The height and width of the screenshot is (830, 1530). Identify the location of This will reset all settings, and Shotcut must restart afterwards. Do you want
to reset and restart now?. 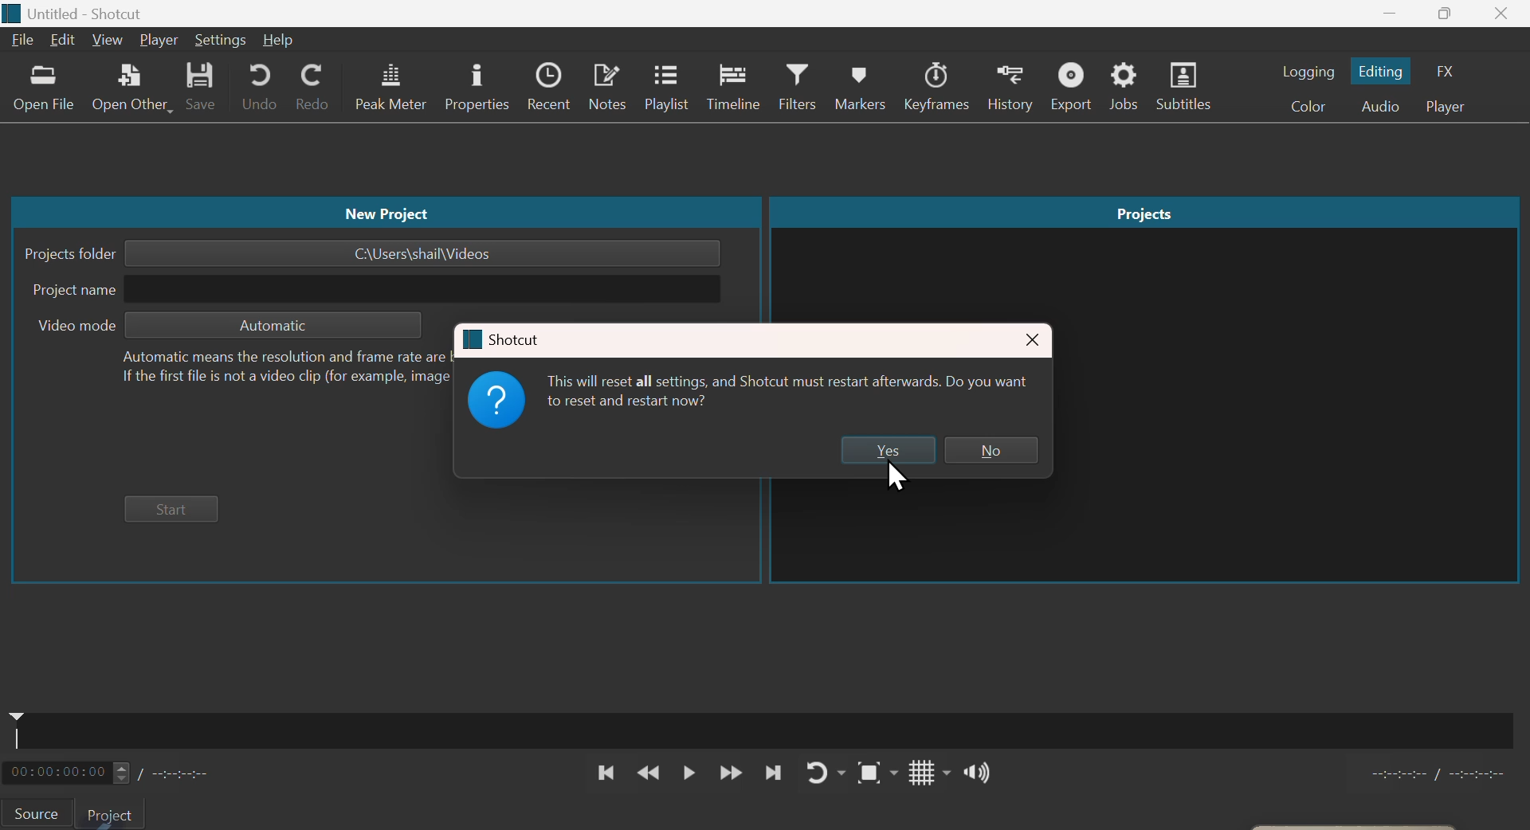
(789, 394).